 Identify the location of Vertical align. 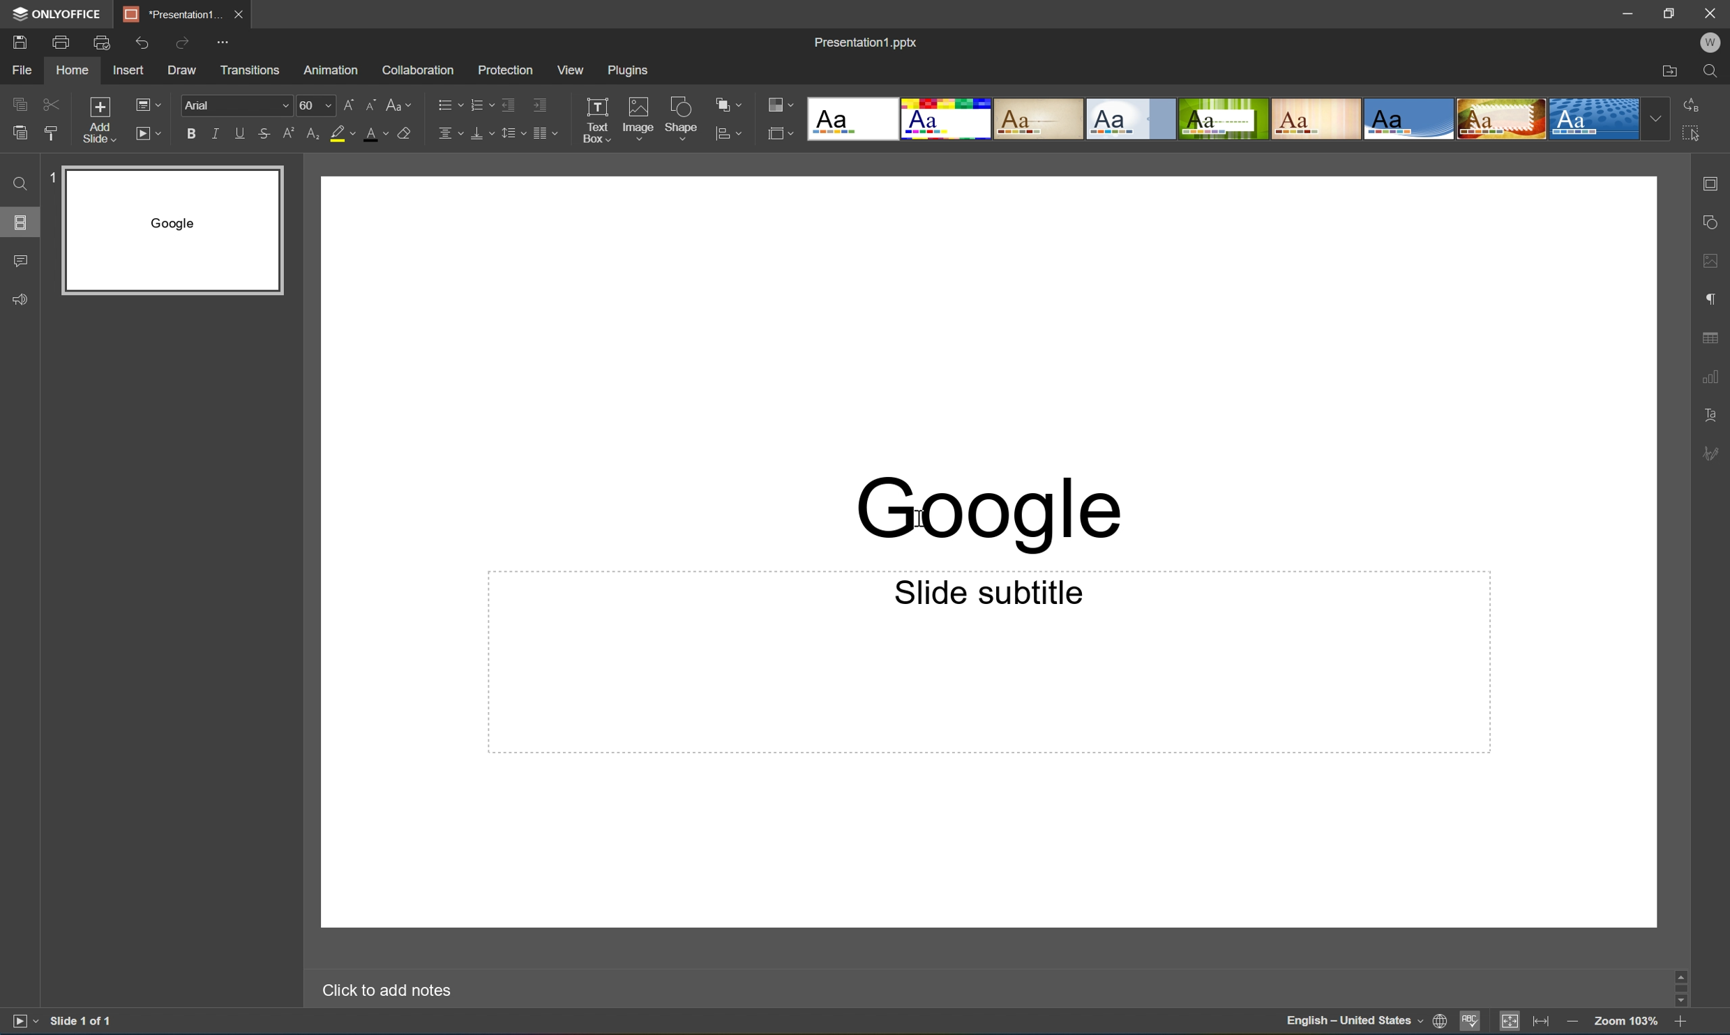
(483, 135).